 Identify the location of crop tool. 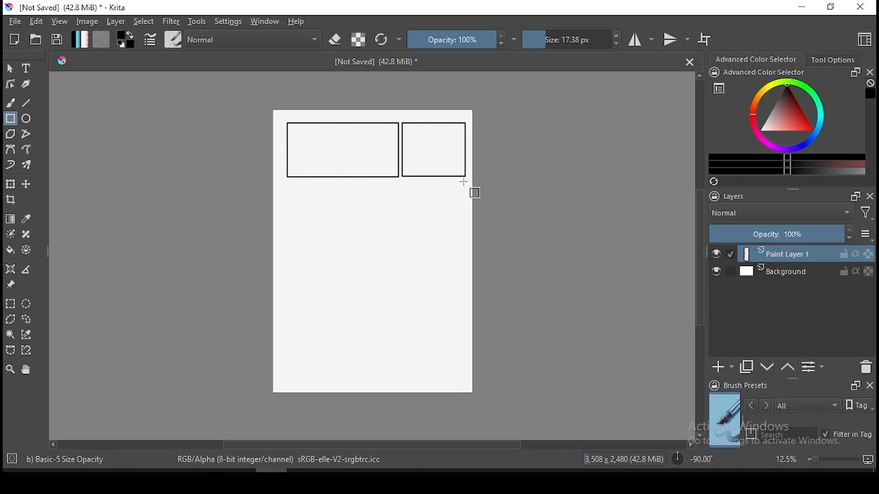
(12, 201).